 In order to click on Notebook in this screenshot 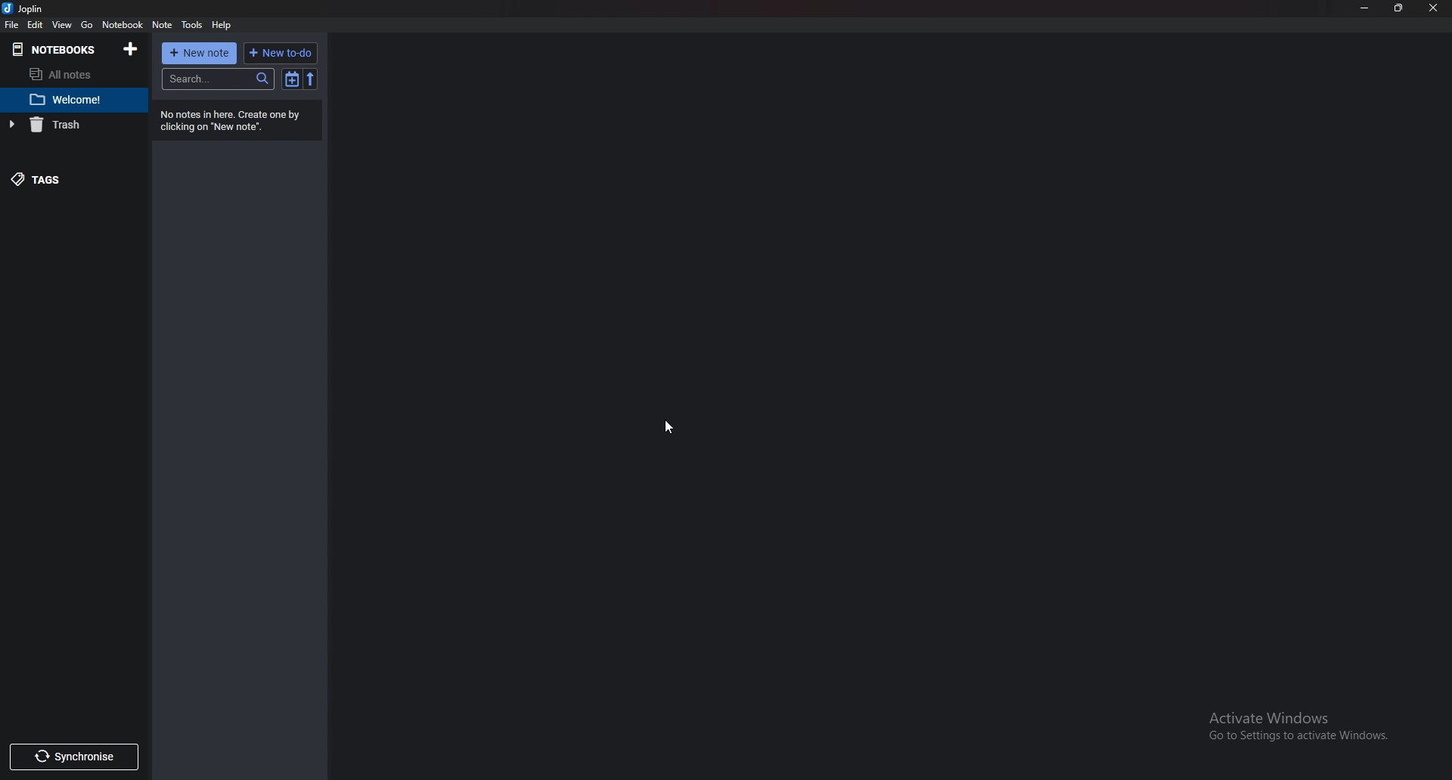, I will do `click(54, 51)`.